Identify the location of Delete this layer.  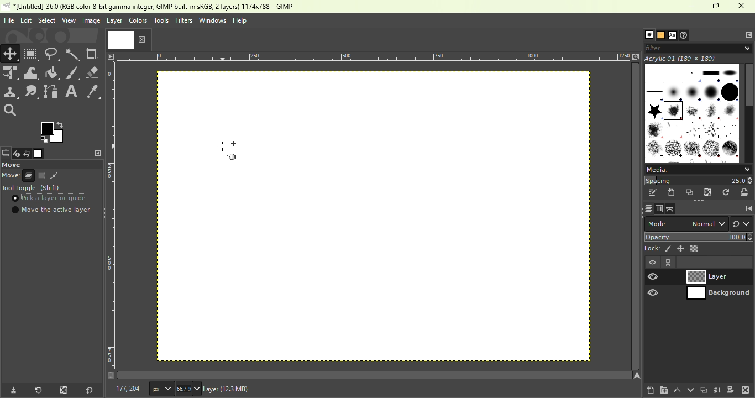
(746, 389).